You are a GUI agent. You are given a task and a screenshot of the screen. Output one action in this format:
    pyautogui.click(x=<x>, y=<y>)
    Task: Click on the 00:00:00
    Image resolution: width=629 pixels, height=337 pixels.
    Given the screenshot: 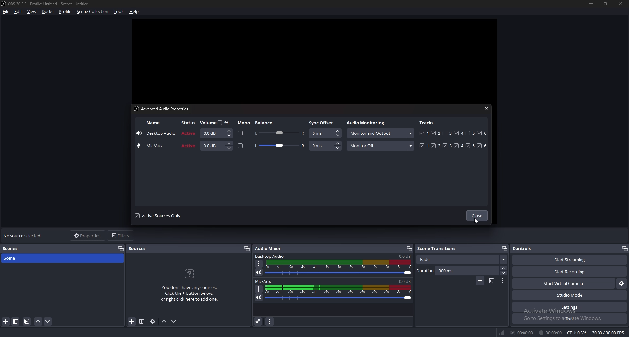 What is the action you would take?
    pyautogui.click(x=523, y=332)
    